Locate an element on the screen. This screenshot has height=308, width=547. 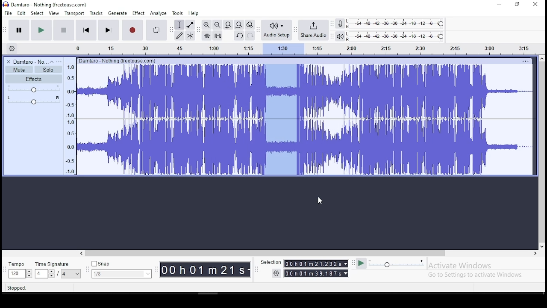
zoom out is located at coordinates (217, 24).